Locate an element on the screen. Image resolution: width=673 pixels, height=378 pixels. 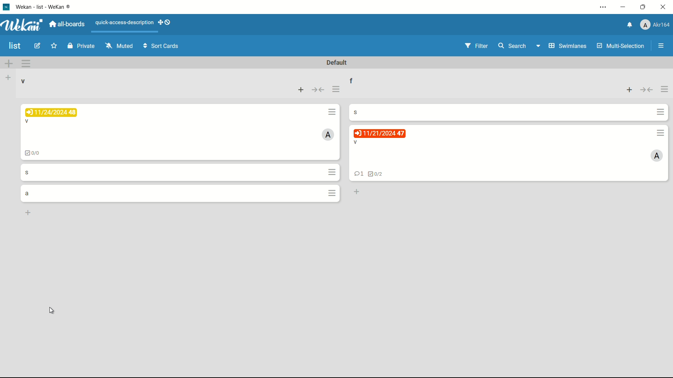
notifications is located at coordinates (630, 25).